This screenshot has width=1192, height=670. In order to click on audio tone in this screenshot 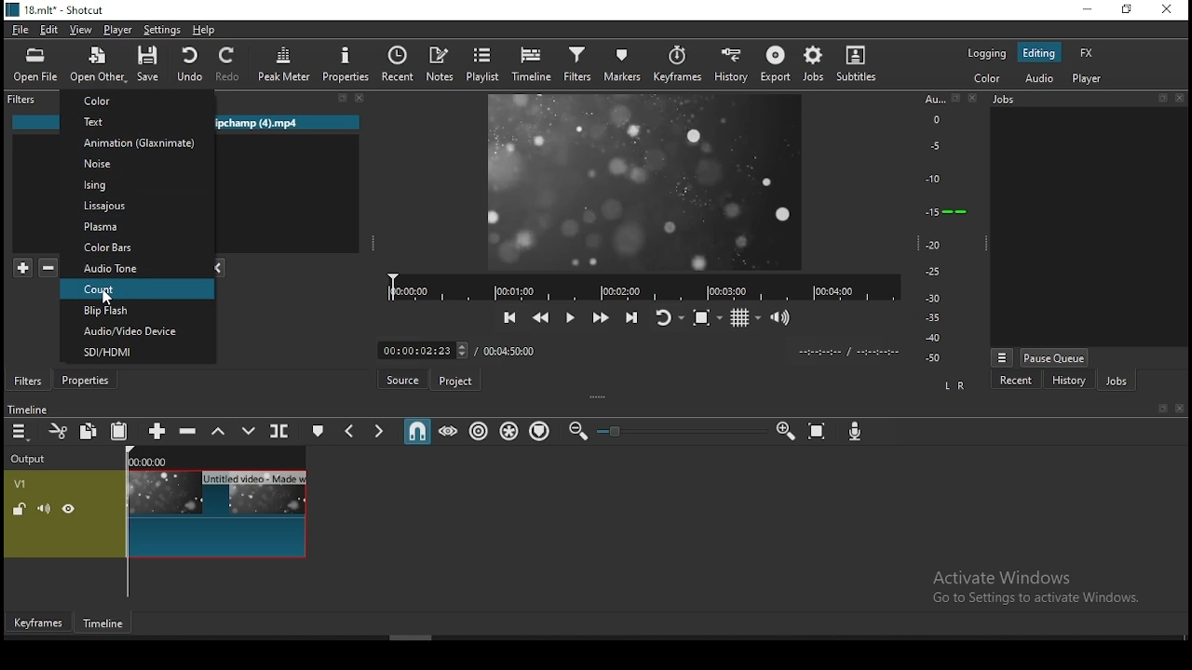, I will do `click(137, 269)`.